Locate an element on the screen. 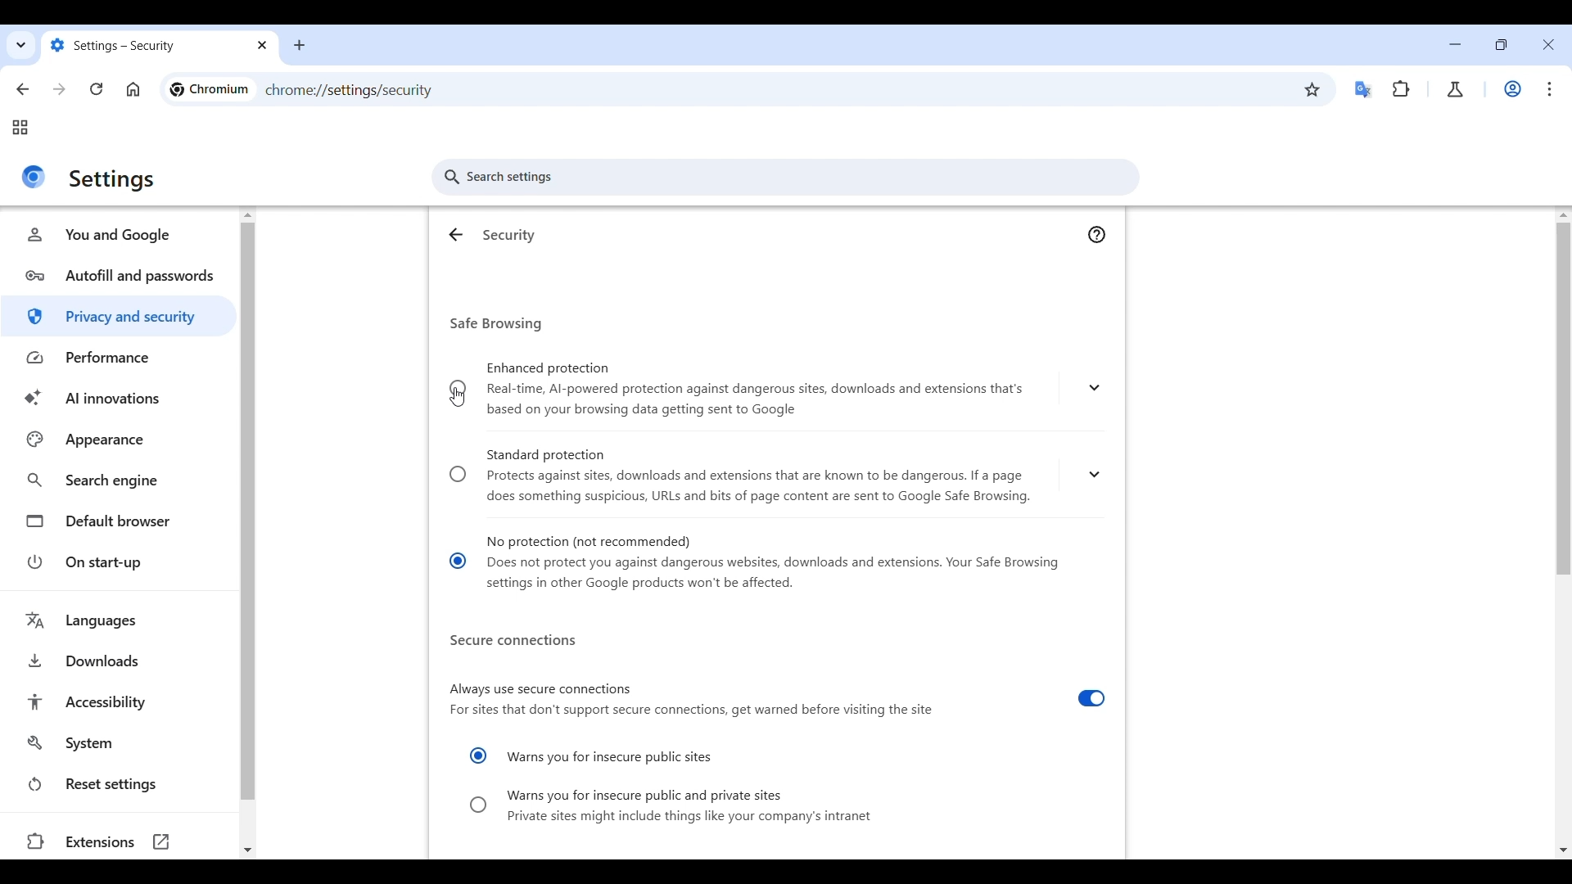  Quick slide to bottom is located at coordinates (1562, 851).